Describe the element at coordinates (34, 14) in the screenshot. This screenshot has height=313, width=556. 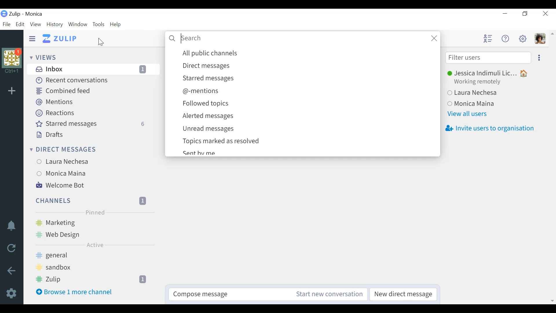
I see `Tulip` at that location.